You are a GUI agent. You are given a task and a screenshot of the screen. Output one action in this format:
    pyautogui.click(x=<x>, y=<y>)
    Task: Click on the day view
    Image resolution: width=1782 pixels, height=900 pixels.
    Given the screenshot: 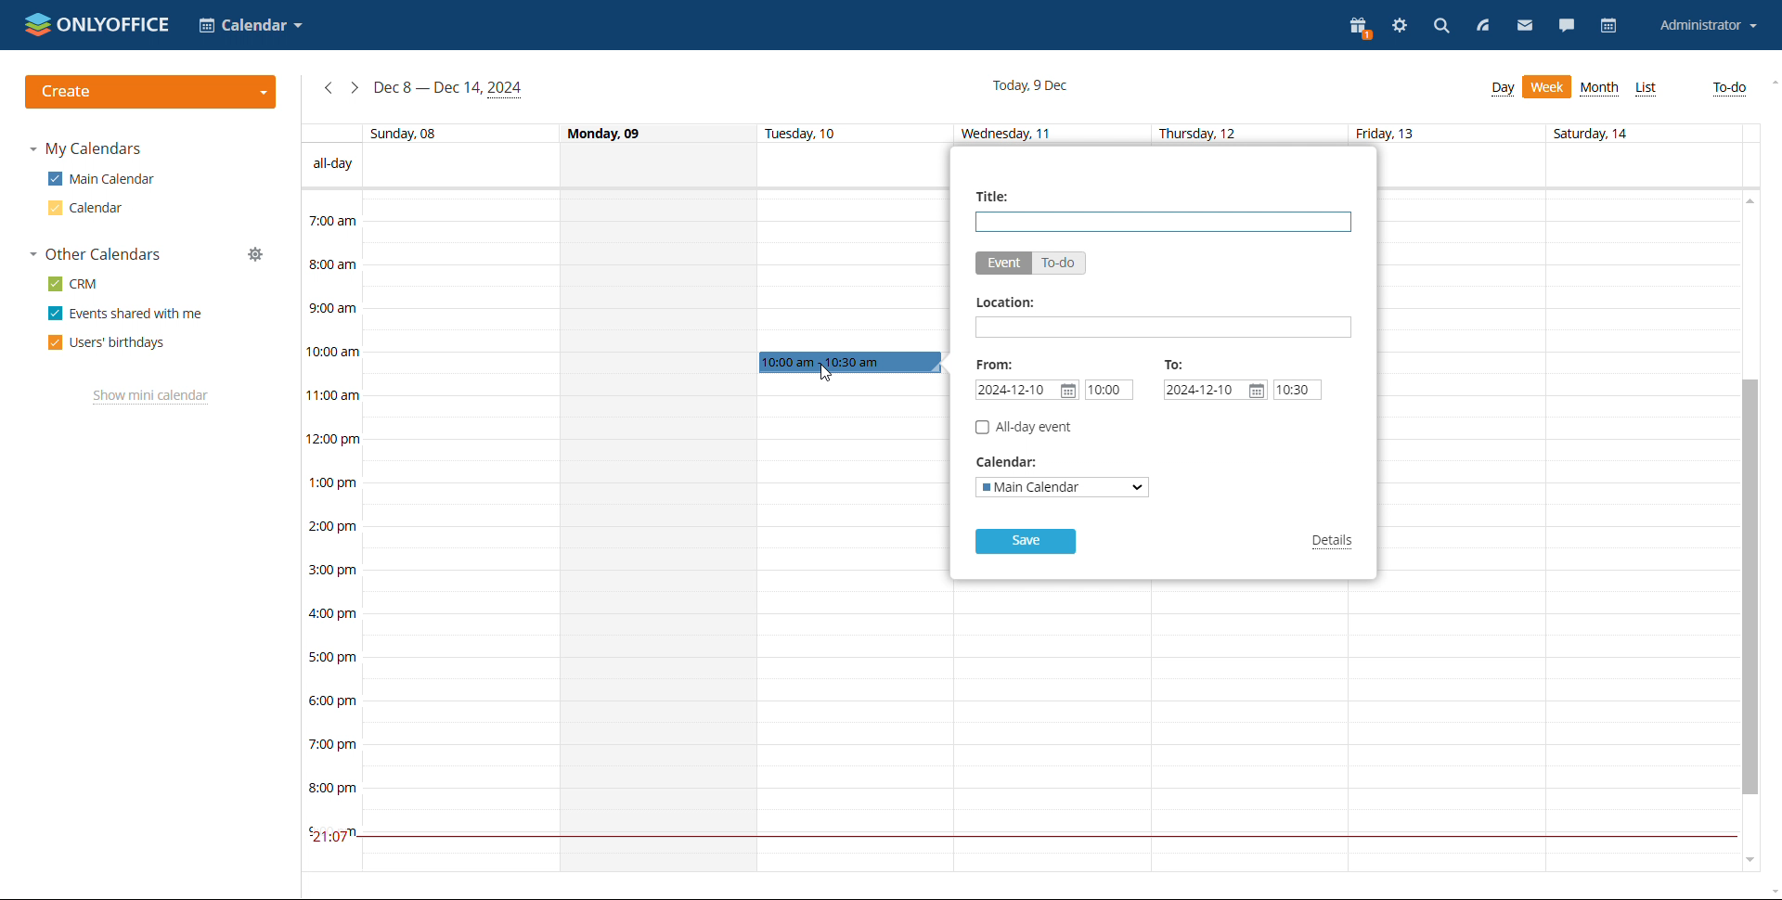 What is the action you would take?
    pyautogui.click(x=1503, y=89)
    